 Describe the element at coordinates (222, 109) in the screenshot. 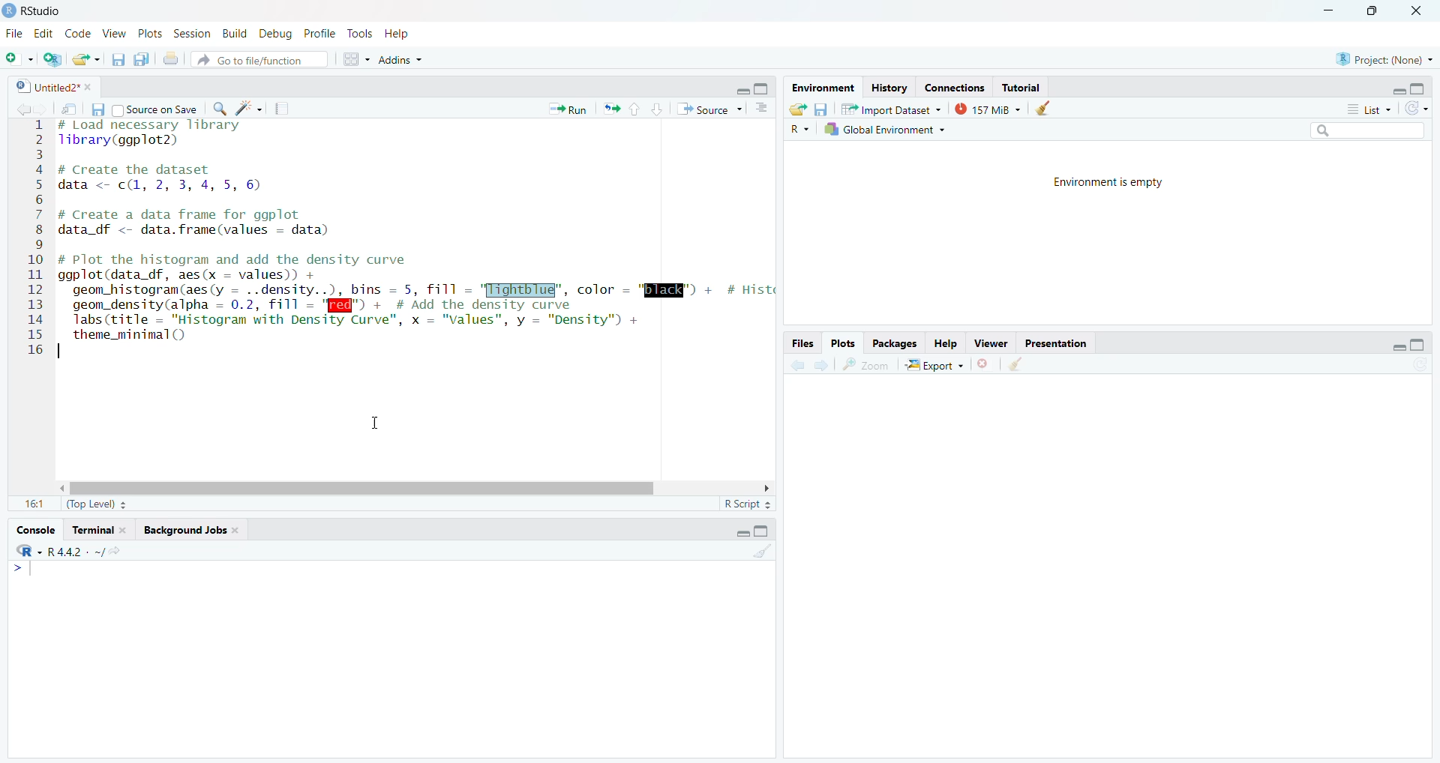

I see `find/replace` at that location.